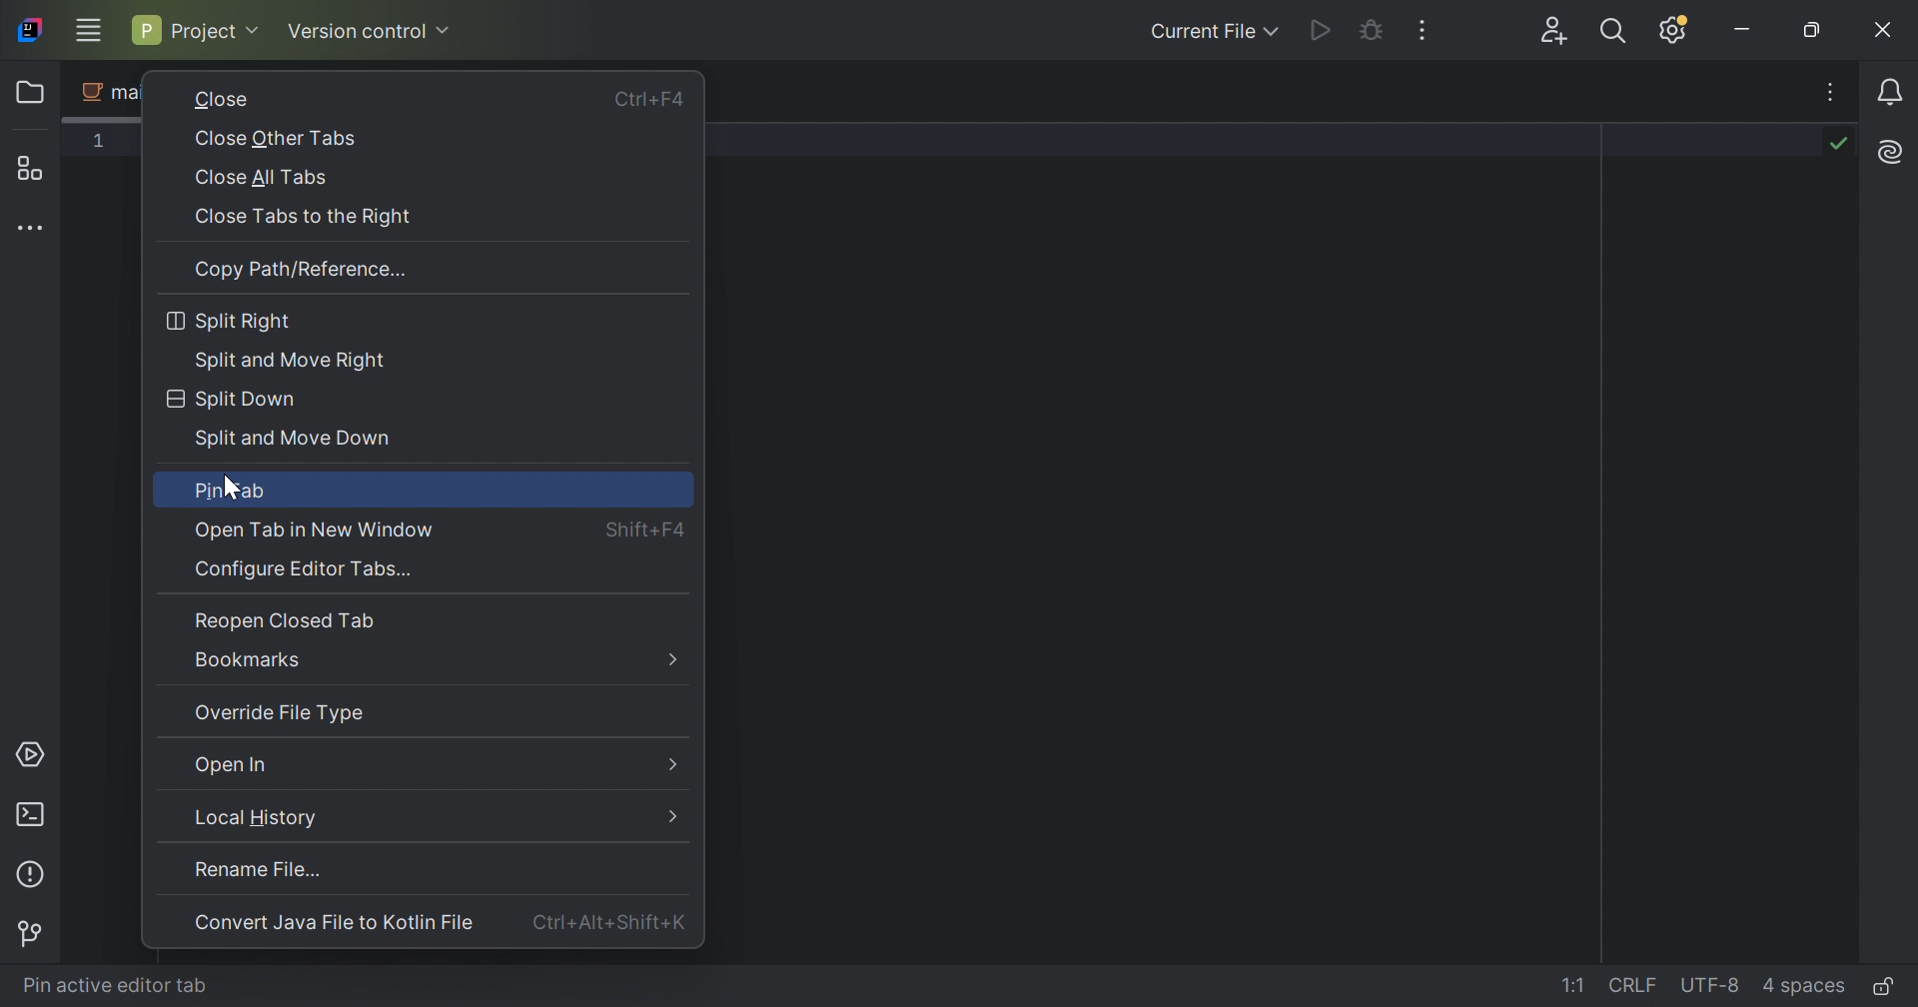  Describe the element at coordinates (335, 922) in the screenshot. I see `Convert JAVA file to Kotlin file` at that location.